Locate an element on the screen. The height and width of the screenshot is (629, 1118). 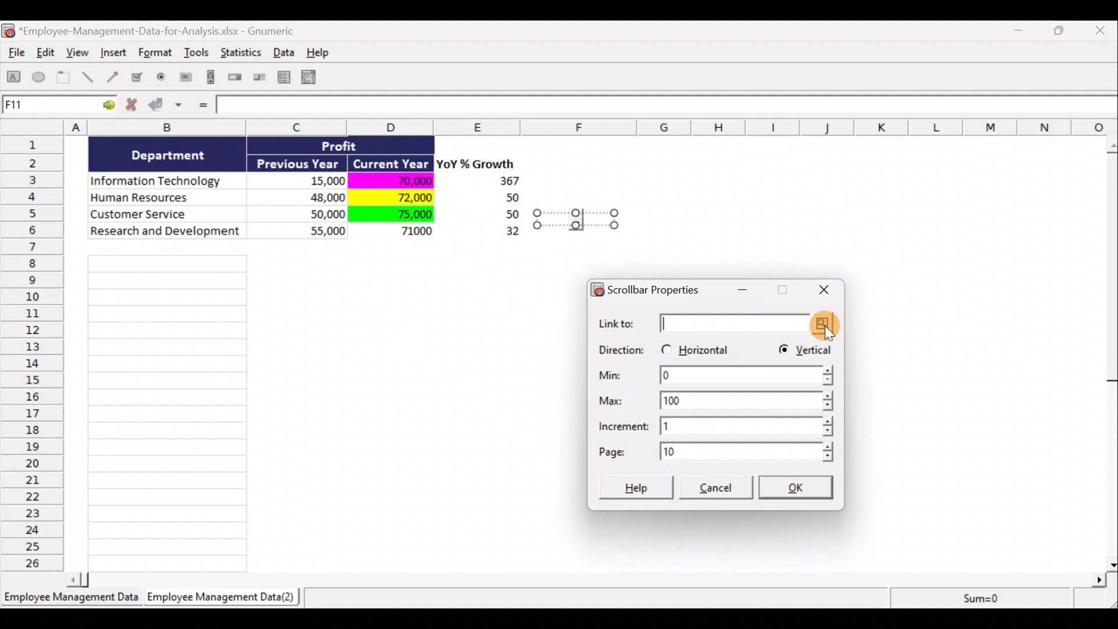
Vertical is located at coordinates (804, 352).